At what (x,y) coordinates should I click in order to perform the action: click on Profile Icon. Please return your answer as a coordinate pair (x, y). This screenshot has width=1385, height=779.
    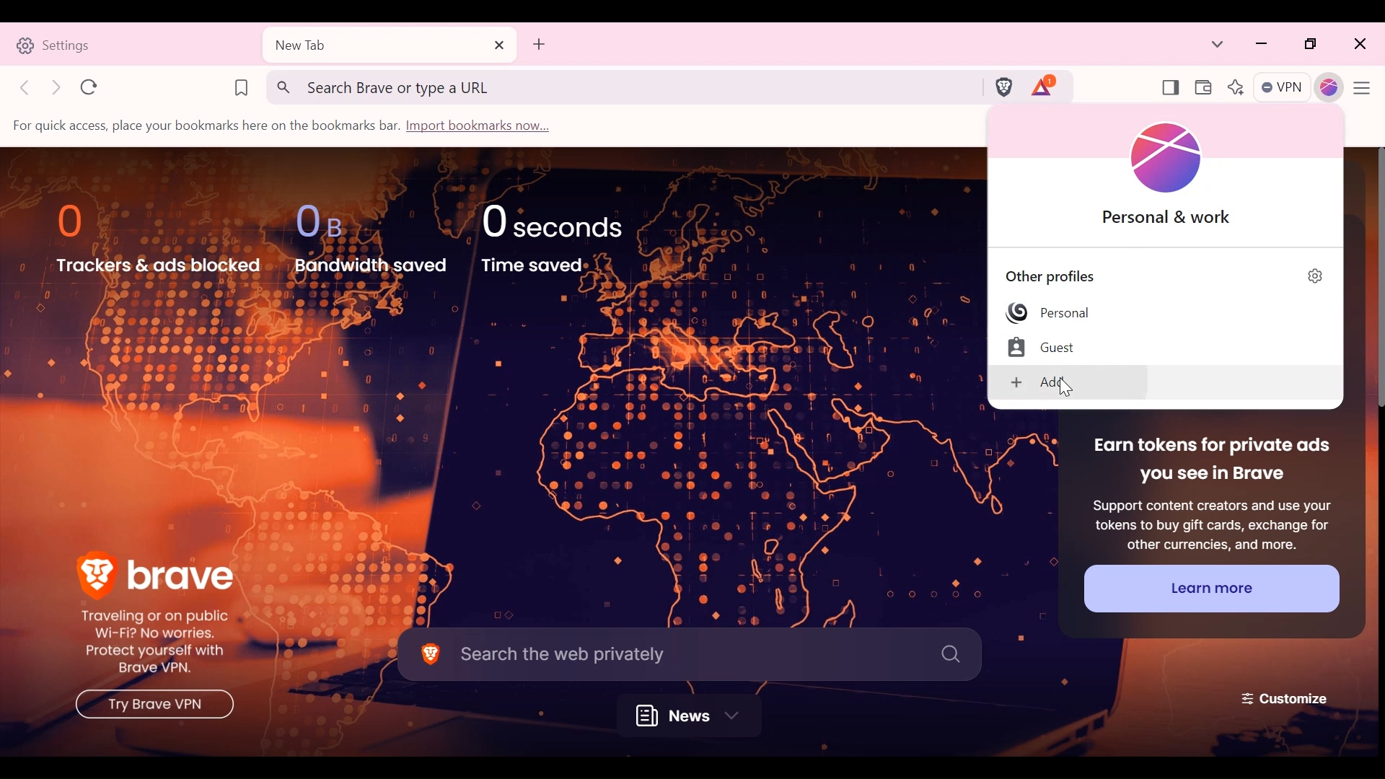
    Looking at the image, I should click on (1176, 159).